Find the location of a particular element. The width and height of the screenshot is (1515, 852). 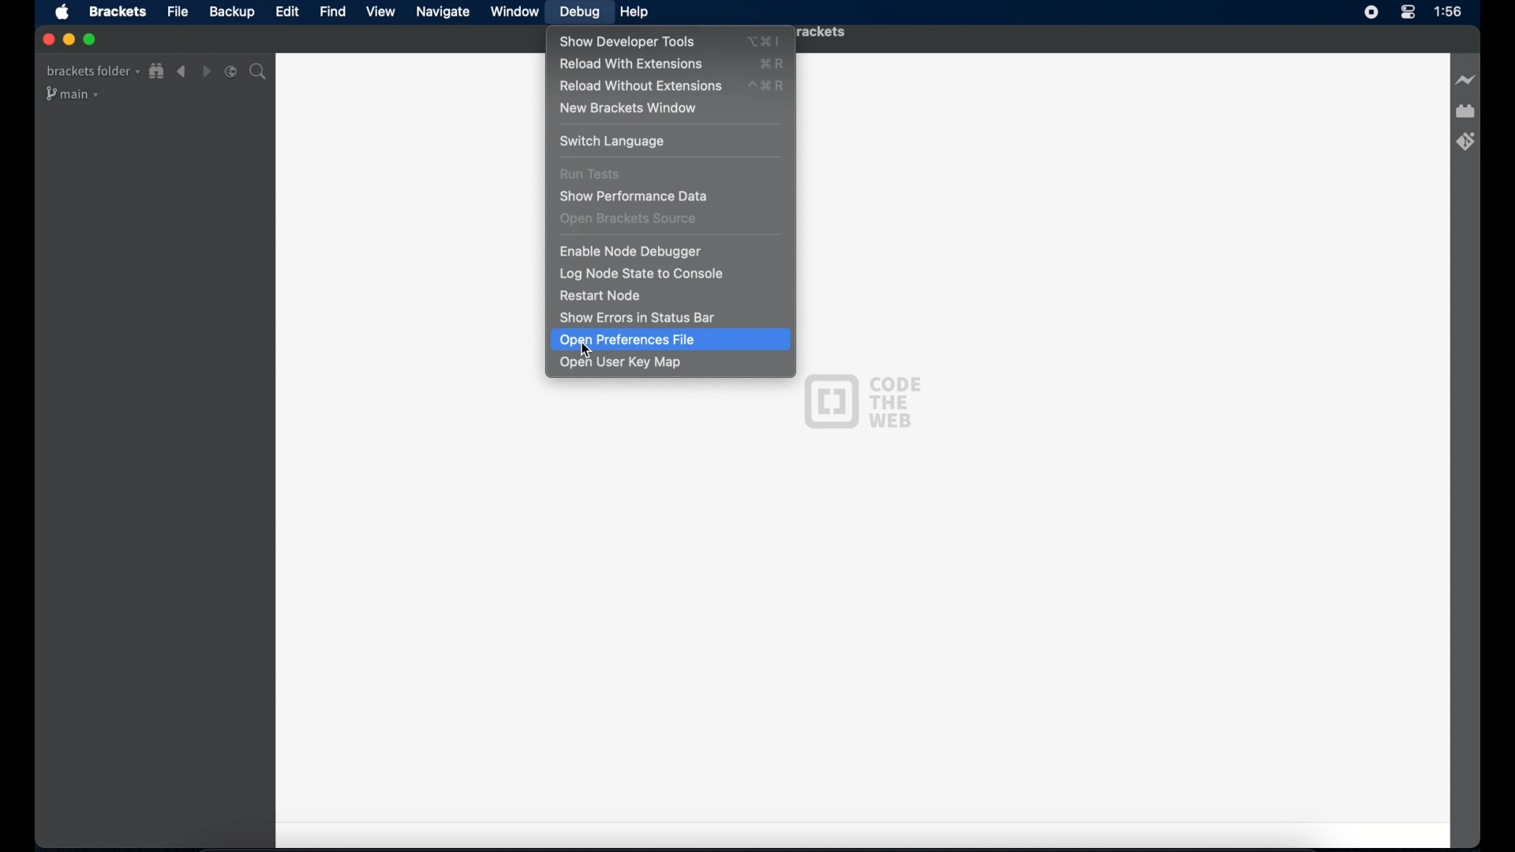

brackets folder is located at coordinates (92, 71).